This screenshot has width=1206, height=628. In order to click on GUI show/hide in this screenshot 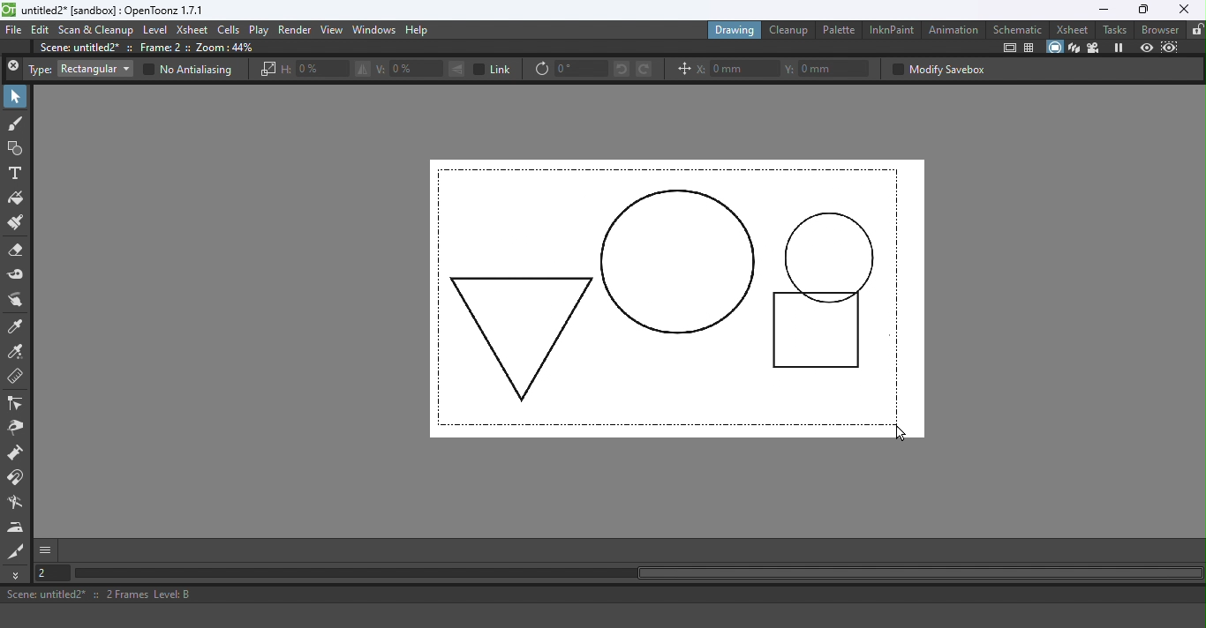, I will do `click(47, 550)`.